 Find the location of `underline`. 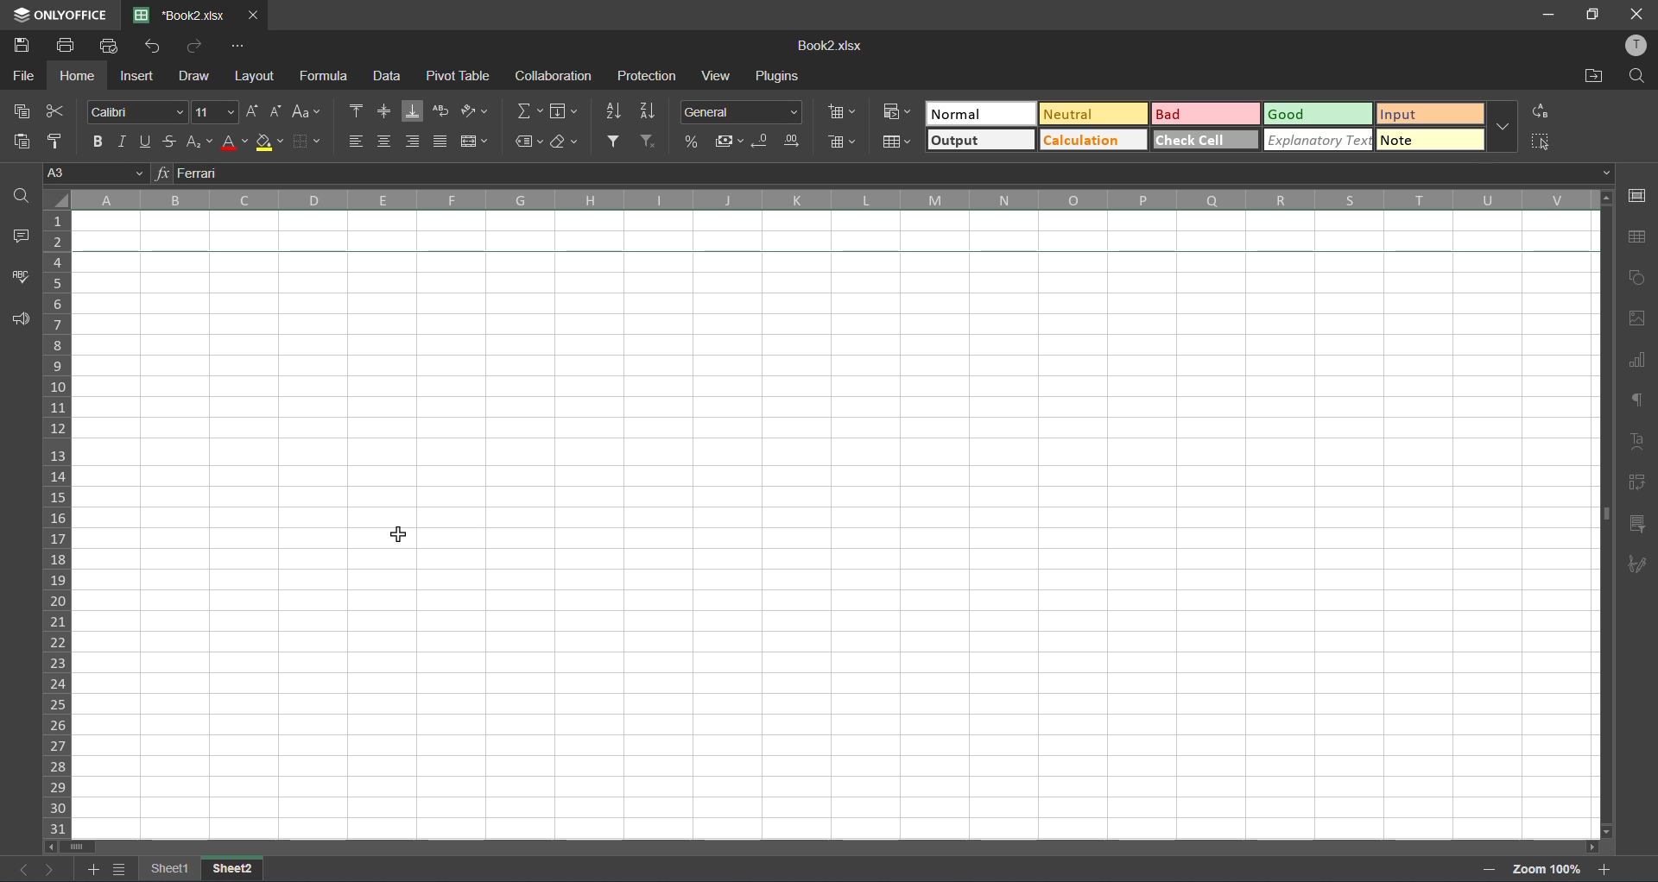

underline is located at coordinates (149, 139).